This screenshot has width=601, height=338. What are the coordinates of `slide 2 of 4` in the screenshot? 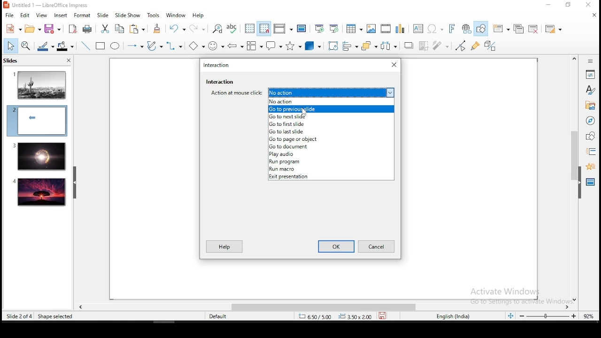 It's located at (19, 316).